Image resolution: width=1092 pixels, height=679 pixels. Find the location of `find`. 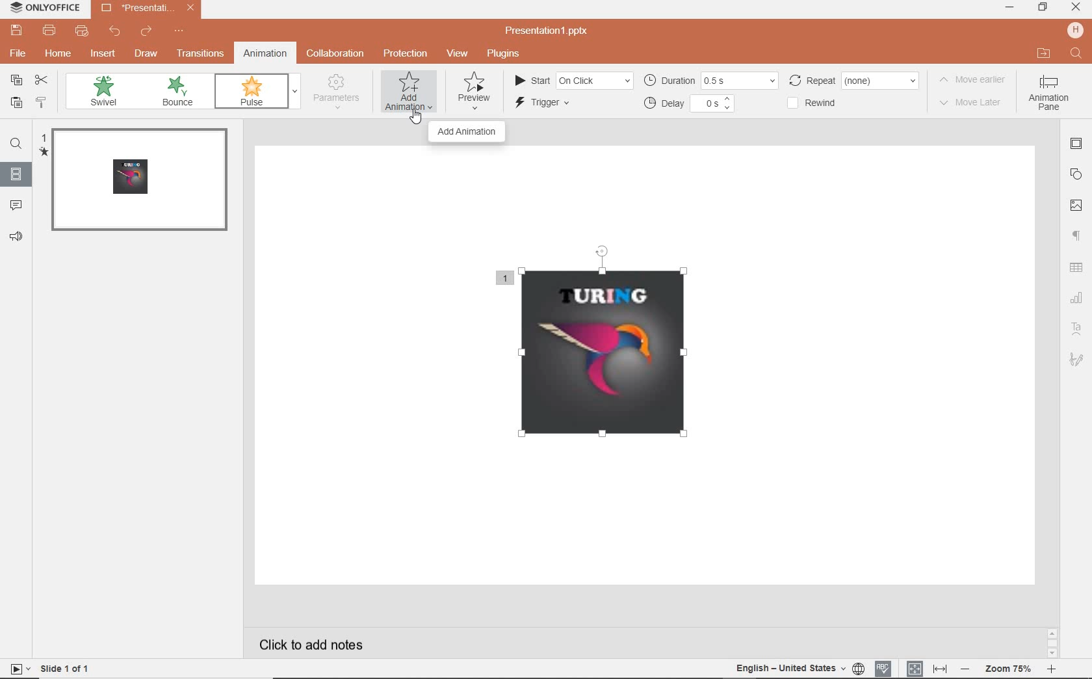

find is located at coordinates (17, 144).